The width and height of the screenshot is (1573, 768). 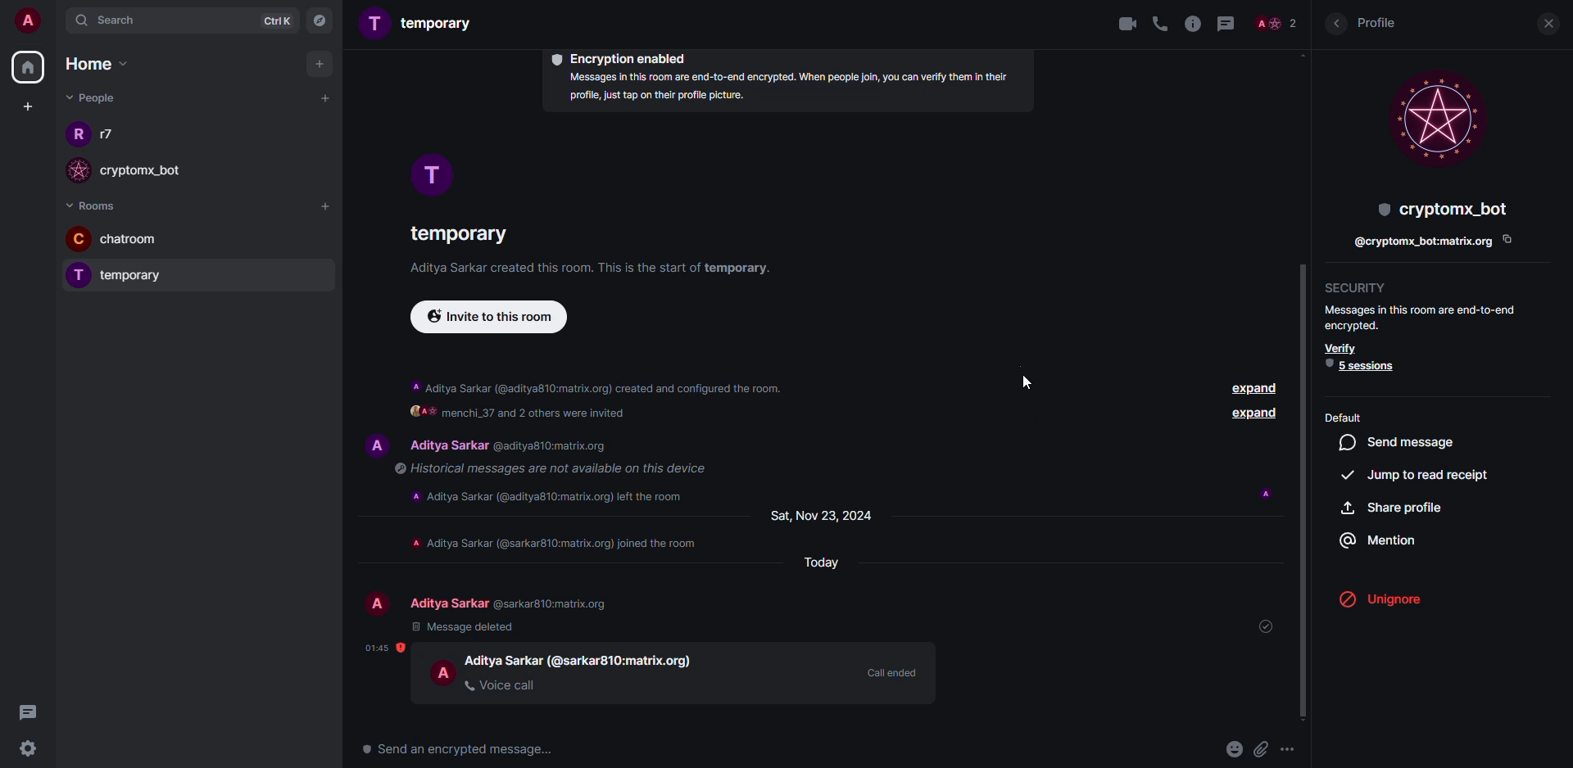 What do you see at coordinates (1262, 750) in the screenshot?
I see `attach` at bounding box center [1262, 750].